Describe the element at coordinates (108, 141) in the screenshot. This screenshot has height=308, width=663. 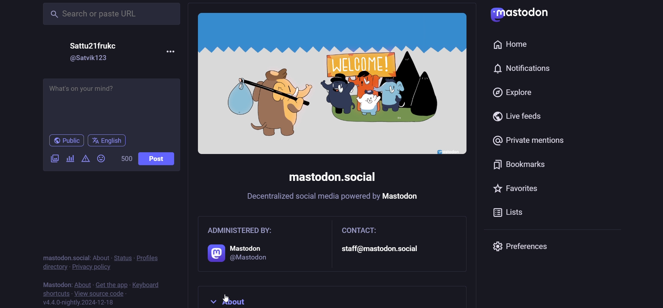
I see `english` at that location.